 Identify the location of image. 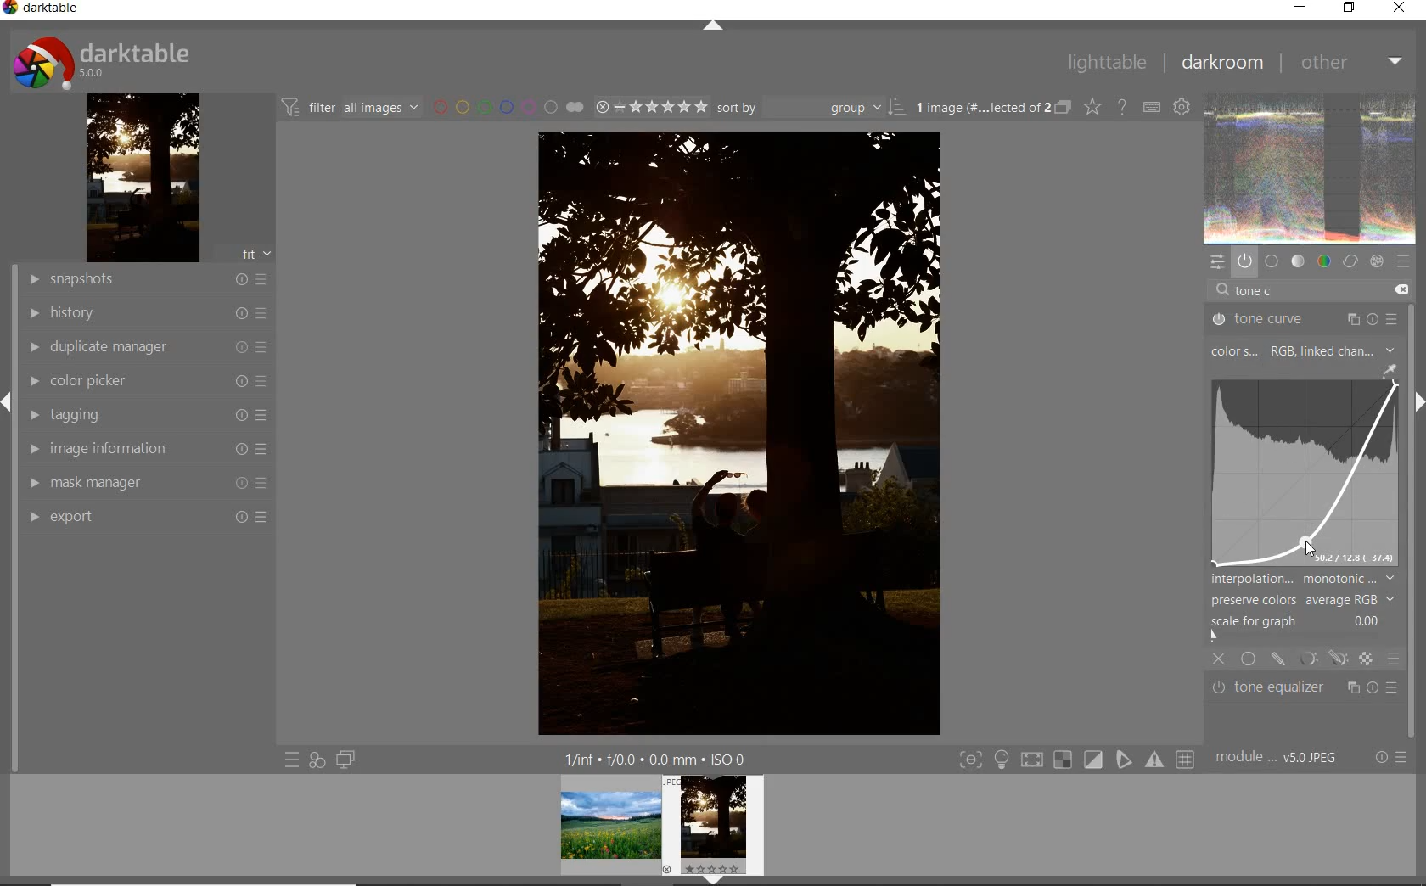
(1305, 476).